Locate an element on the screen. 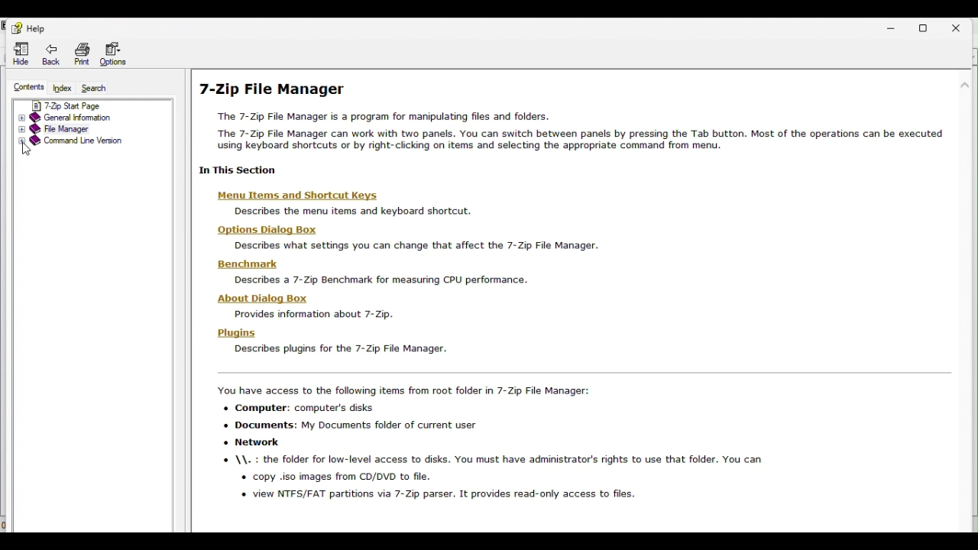  benchmark is located at coordinates (386, 270).